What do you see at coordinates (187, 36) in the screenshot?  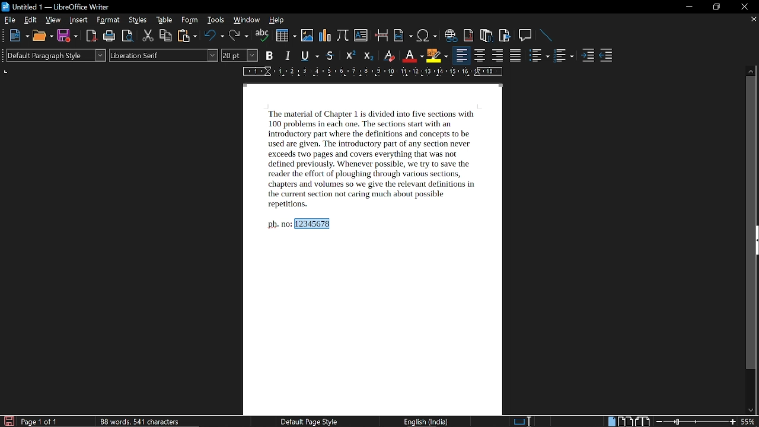 I see `paste` at bounding box center [187, 36].